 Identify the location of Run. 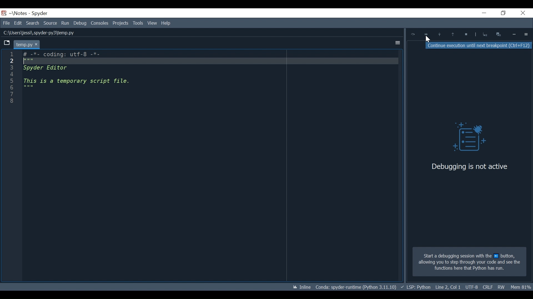
(66, 23).